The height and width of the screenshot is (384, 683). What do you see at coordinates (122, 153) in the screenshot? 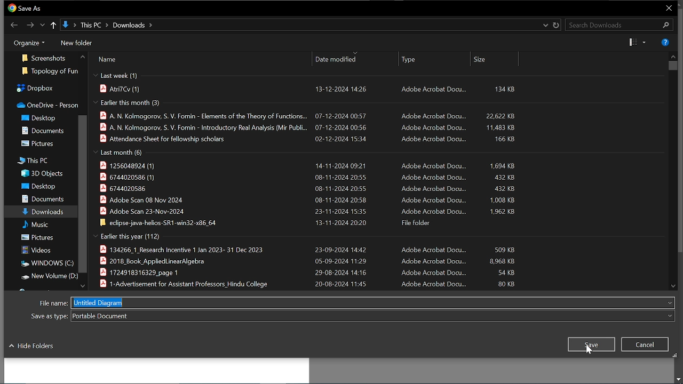
I see `last month (6)` at bounding box center [122, 153].